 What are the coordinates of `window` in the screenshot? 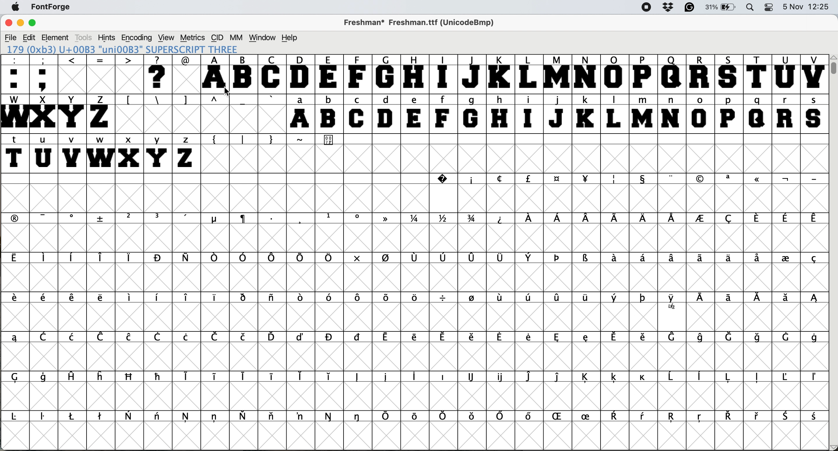 It's located at (263, 36).